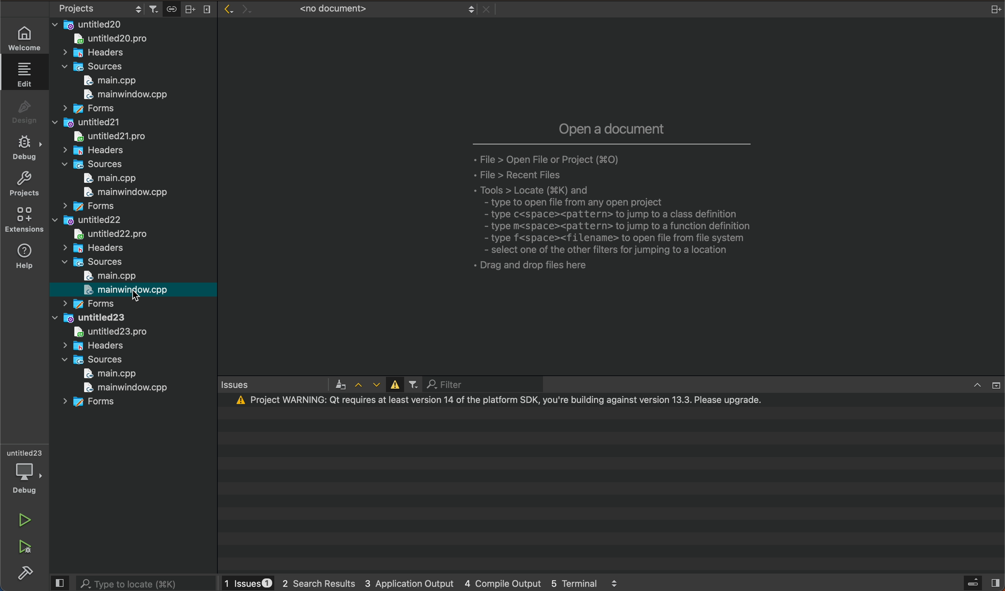 The width and height of the screenshot is (1005, 591). I want to click on close bar, so click(979, 384).